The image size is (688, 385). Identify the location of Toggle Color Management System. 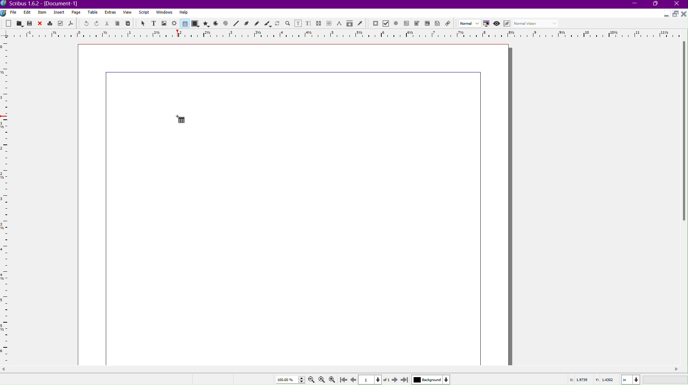
(487, 24).